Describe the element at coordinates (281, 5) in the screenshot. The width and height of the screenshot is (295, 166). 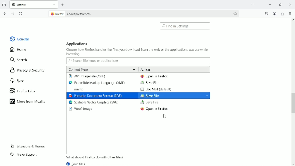
I see `Restore down` at that location.